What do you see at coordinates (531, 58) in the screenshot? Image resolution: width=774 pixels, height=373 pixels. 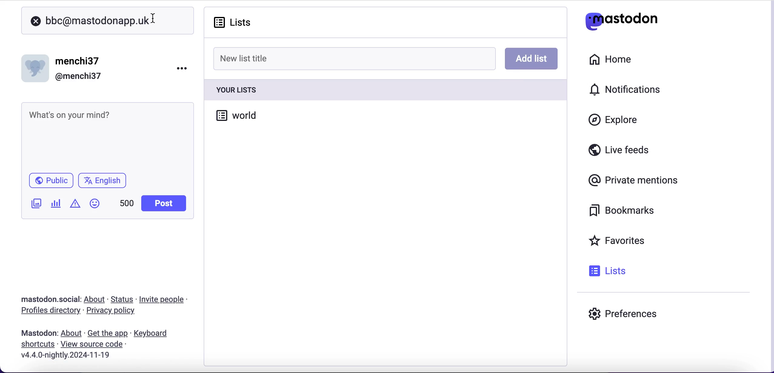 I see `add` at bounding box center [531, 58].